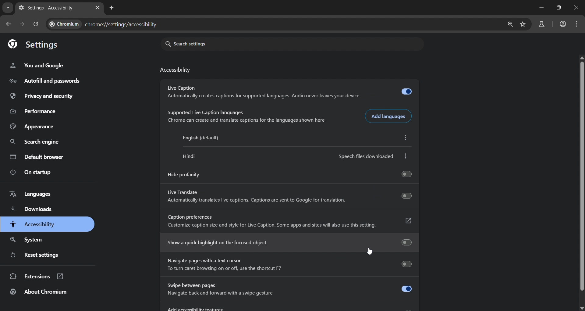  Describe the element at coordinates (290, 222) in the screenshot. I see `Caption preferences [2]
Customize caption size and style for Live Caption. Some apps and sites will also use this setting.` at that location.